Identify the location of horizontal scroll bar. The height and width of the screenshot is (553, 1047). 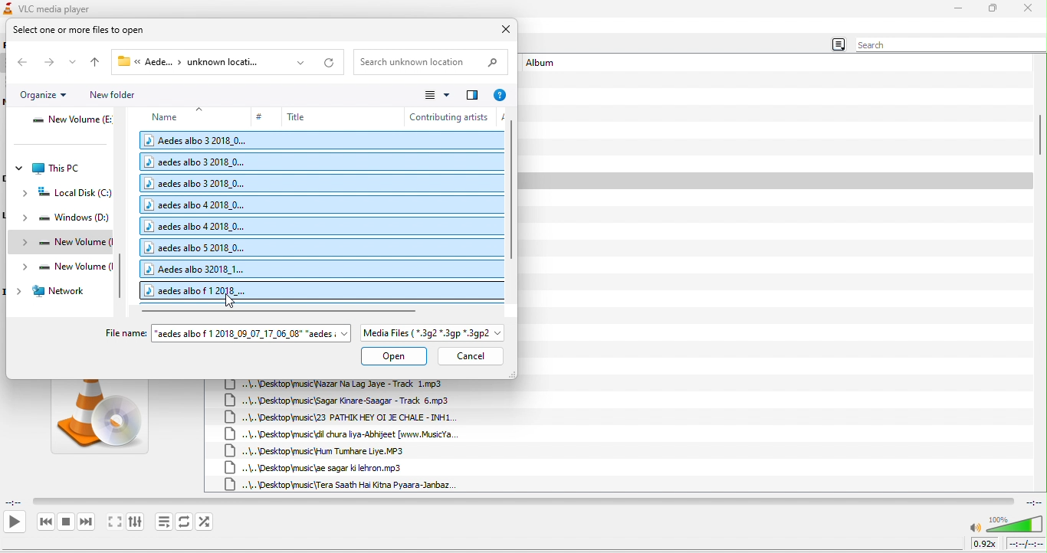
(281, 310).